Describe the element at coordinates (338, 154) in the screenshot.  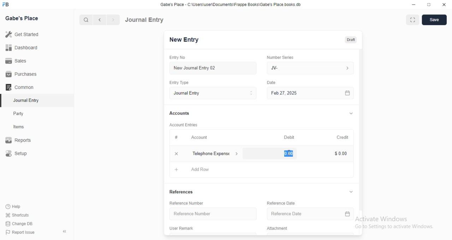
I see `0.00` at that location.